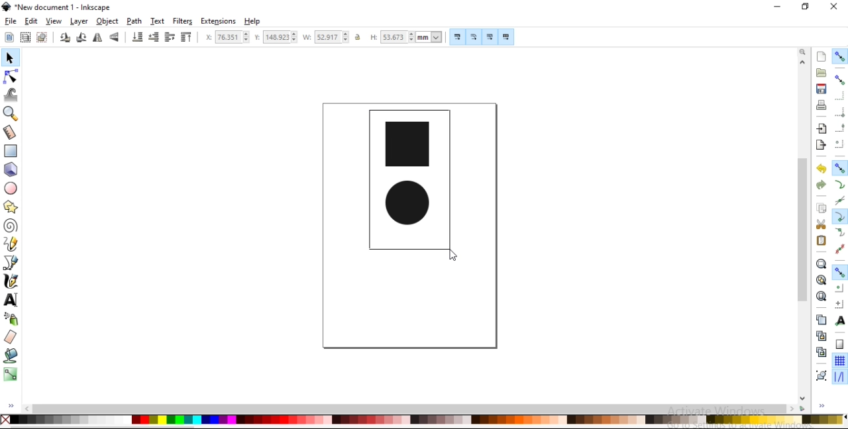  Describe the element at coordinates (409, 408) in the screenshot. I see `scrollbar` at that location.